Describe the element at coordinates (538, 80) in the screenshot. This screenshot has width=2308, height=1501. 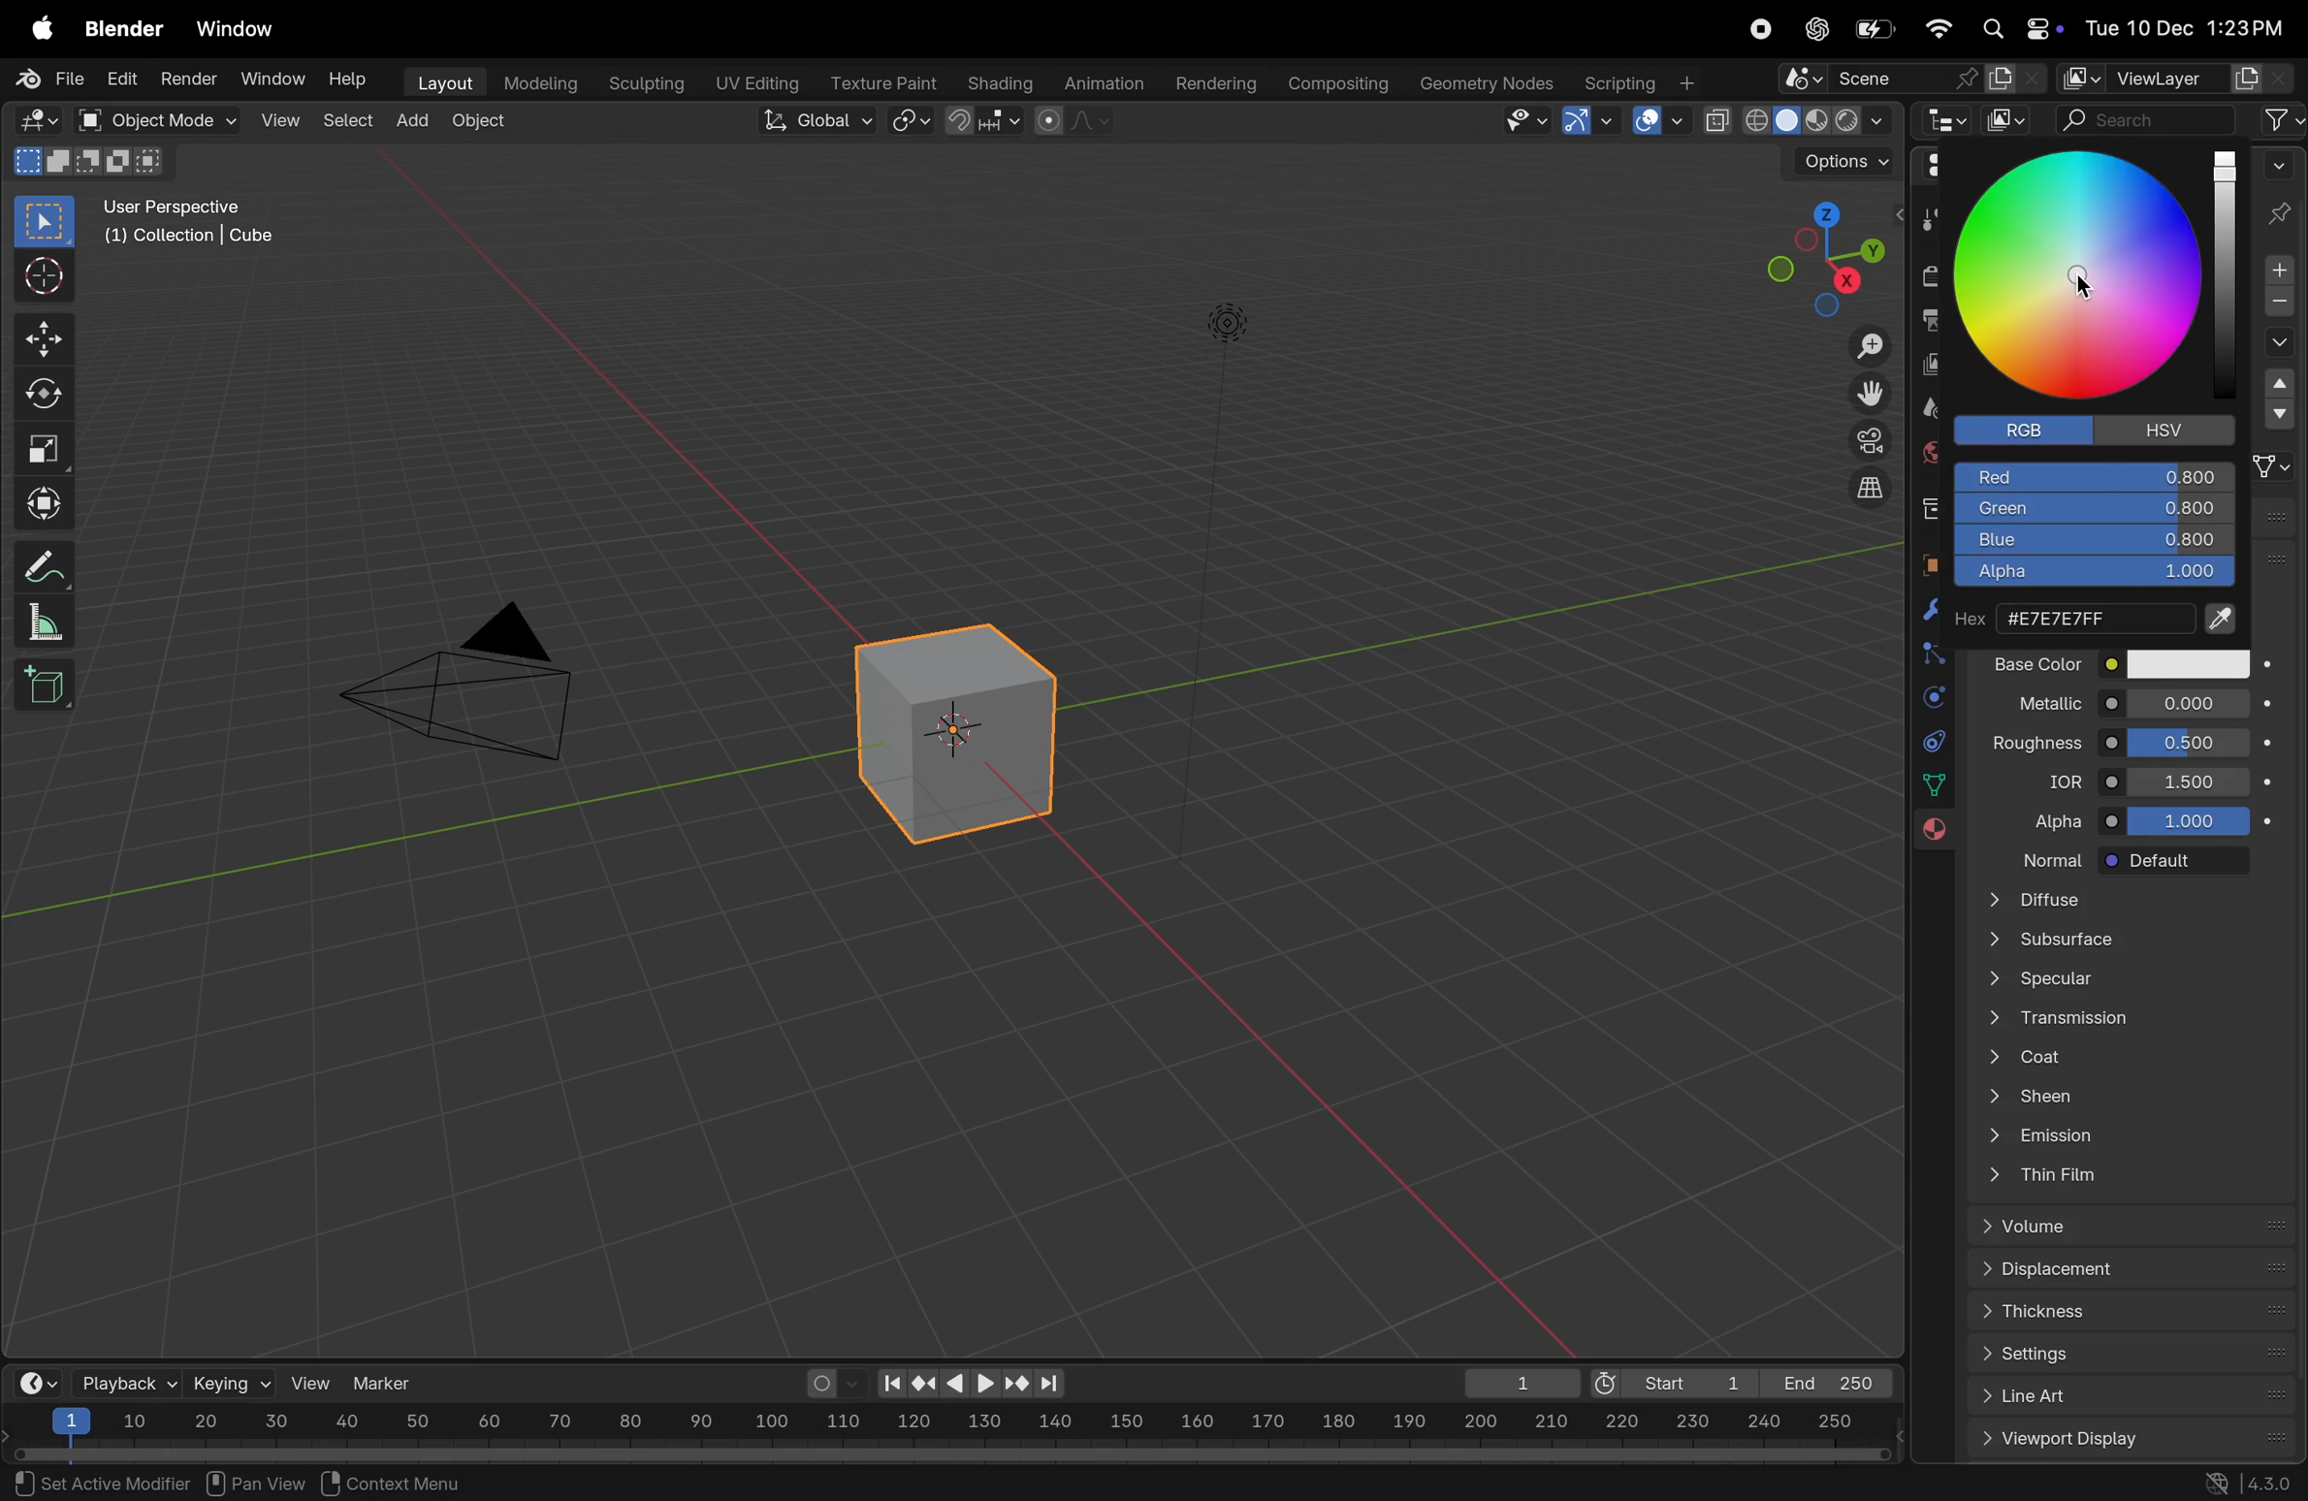
I see `modelling` at that location.